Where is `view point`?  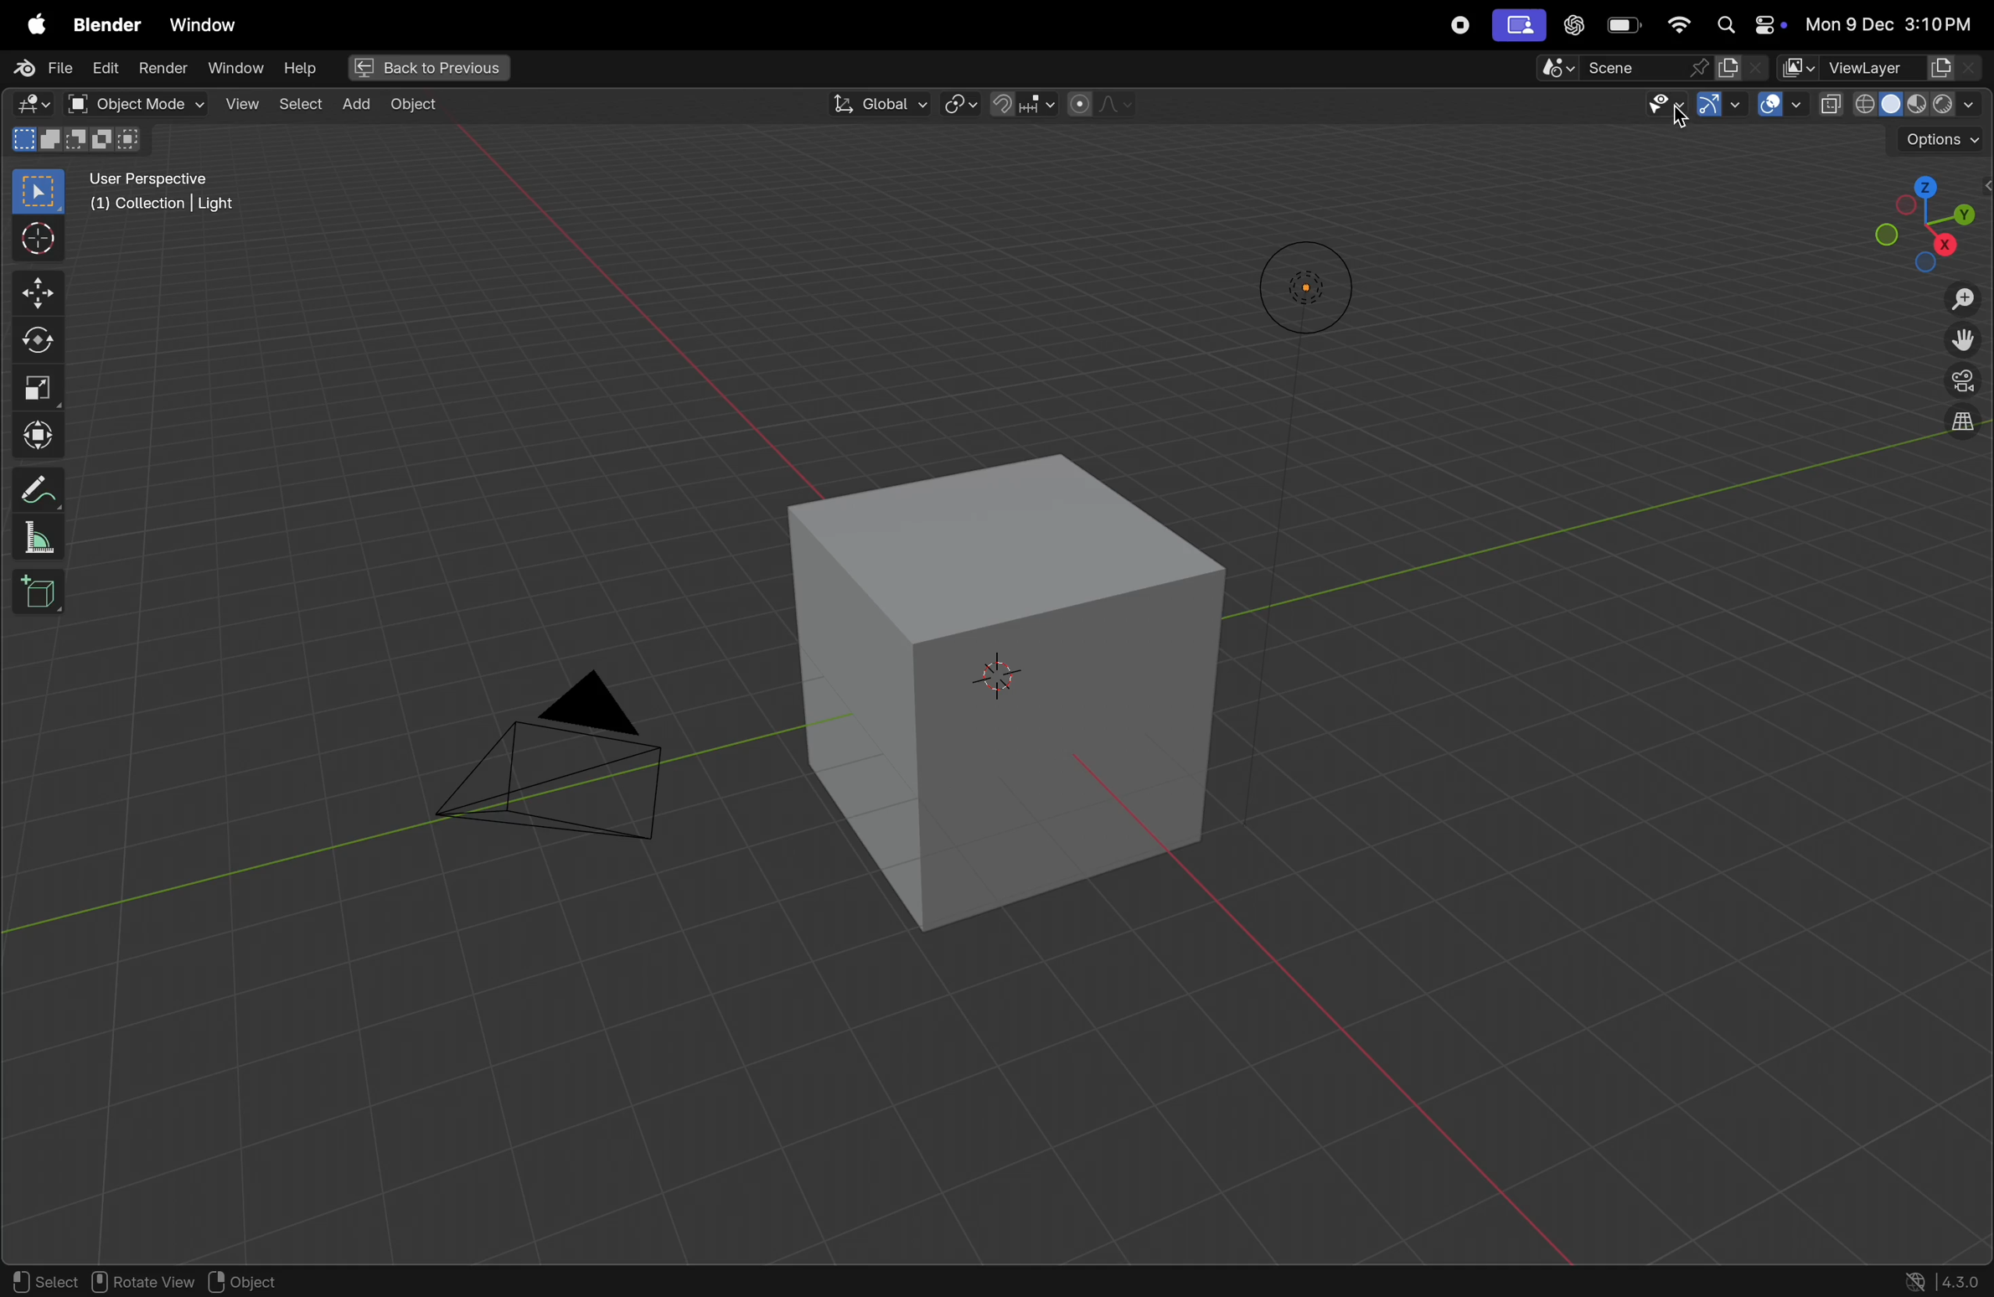 view point is located at coordinates (1919, 215).